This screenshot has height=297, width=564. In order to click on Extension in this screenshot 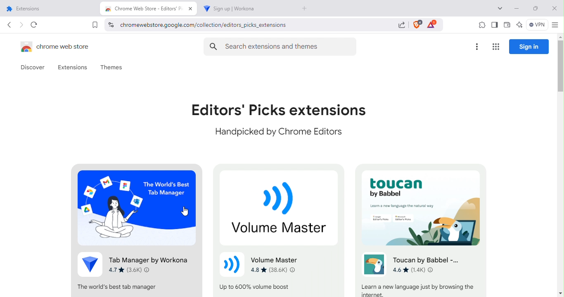, I will do `click(137, 229)`.